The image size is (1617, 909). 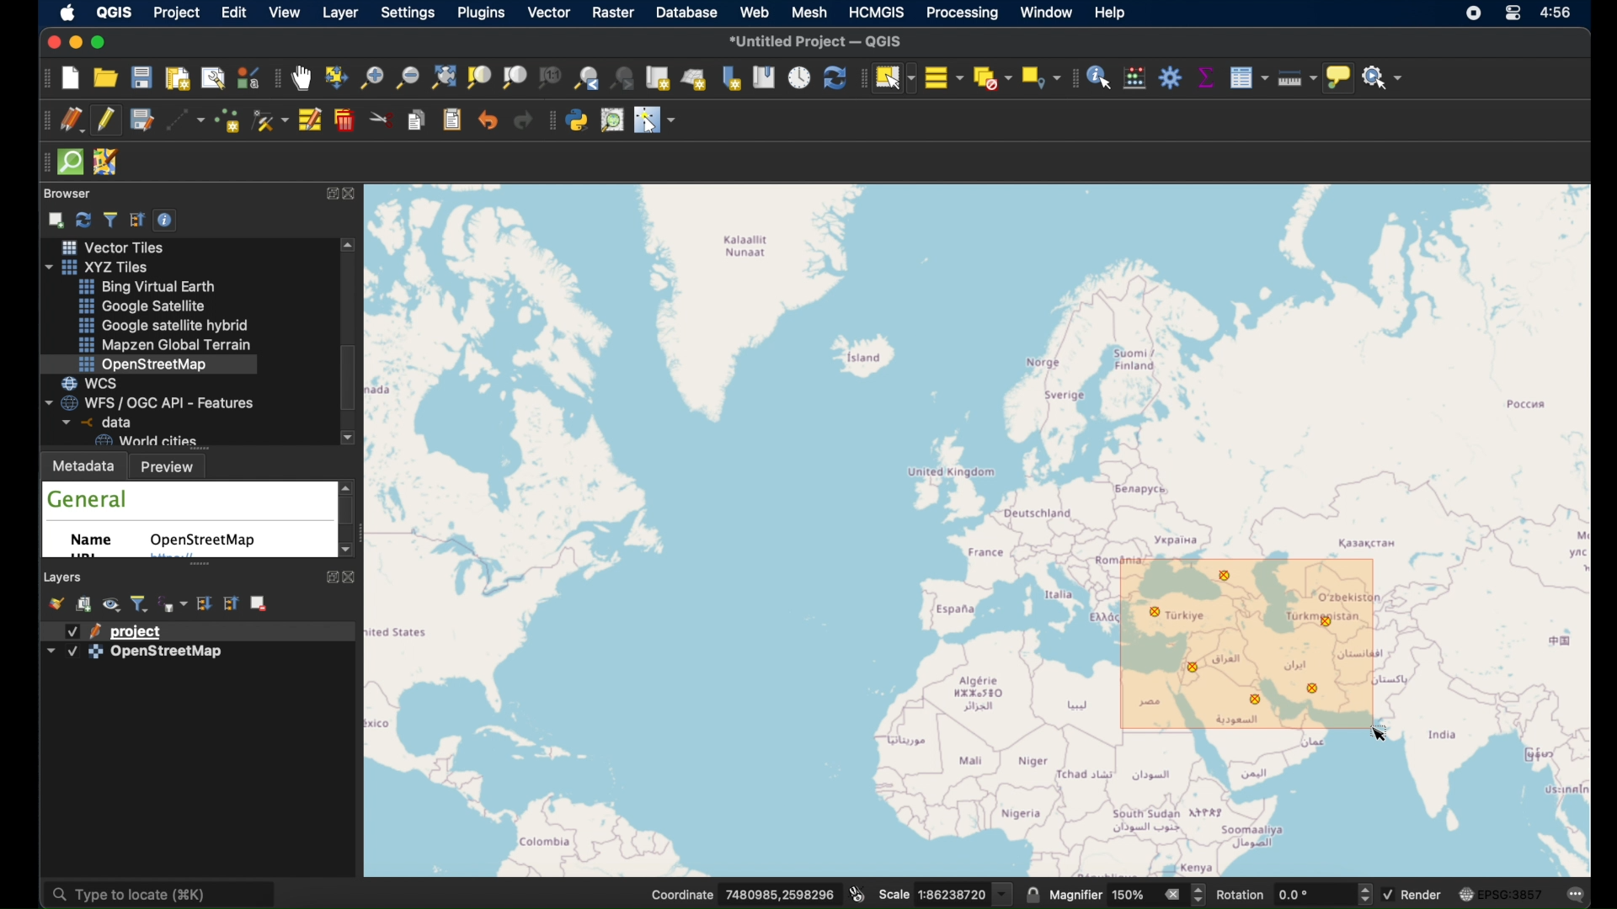 I want to click on identify feature, so click(x=1100, y=77).